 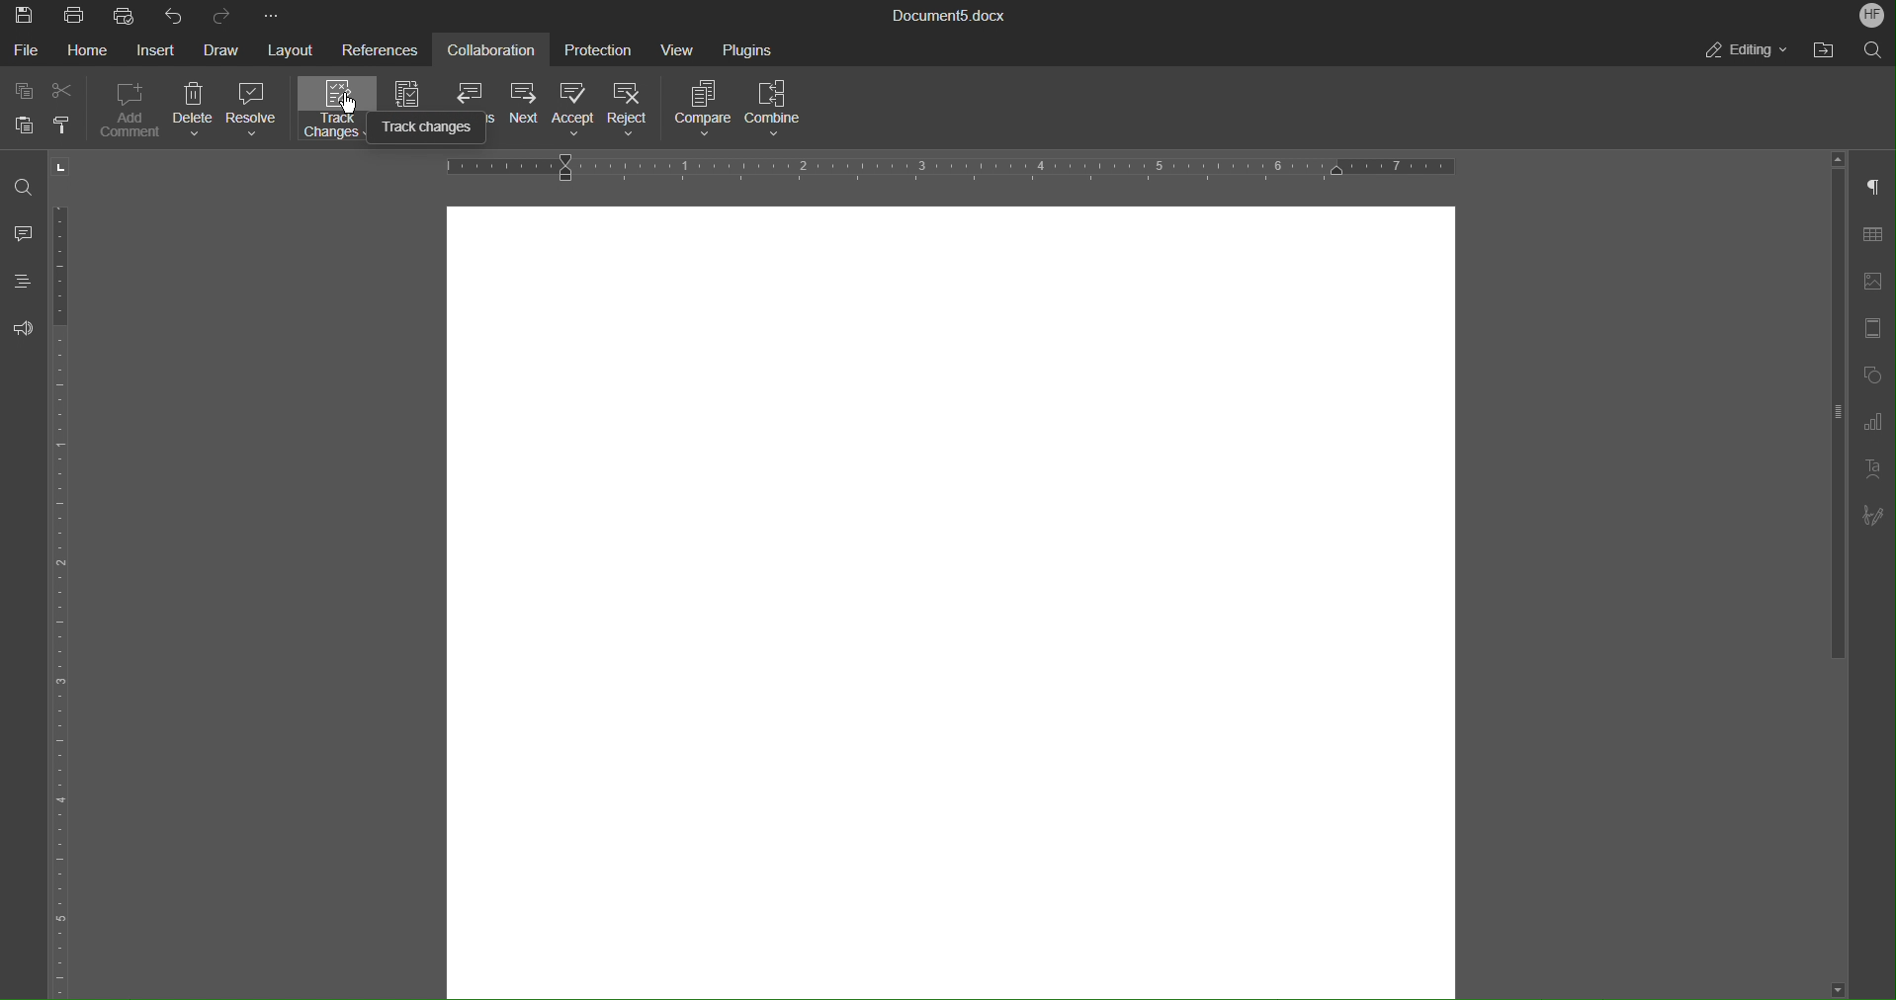 What do you see at coordinates (1739, 50) in the screenshot?
I see `Editing` at bounding box center [1739, 50].